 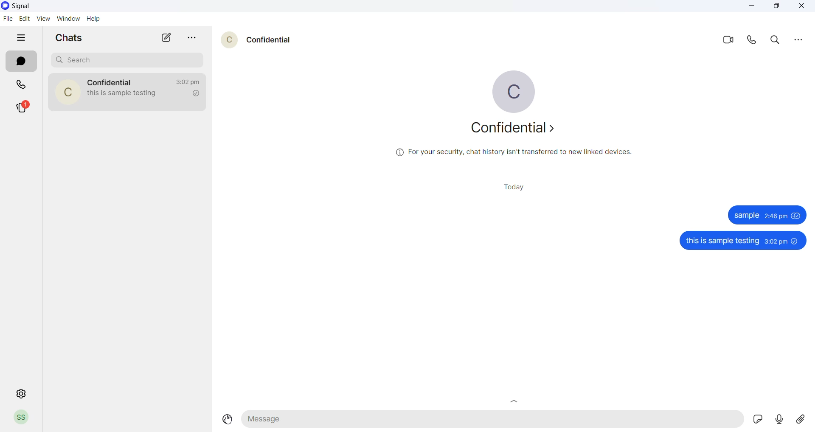 What do you see at coordinates (20, 38) in the screenshot?
I see `hide` at bounding box center [20, 38].